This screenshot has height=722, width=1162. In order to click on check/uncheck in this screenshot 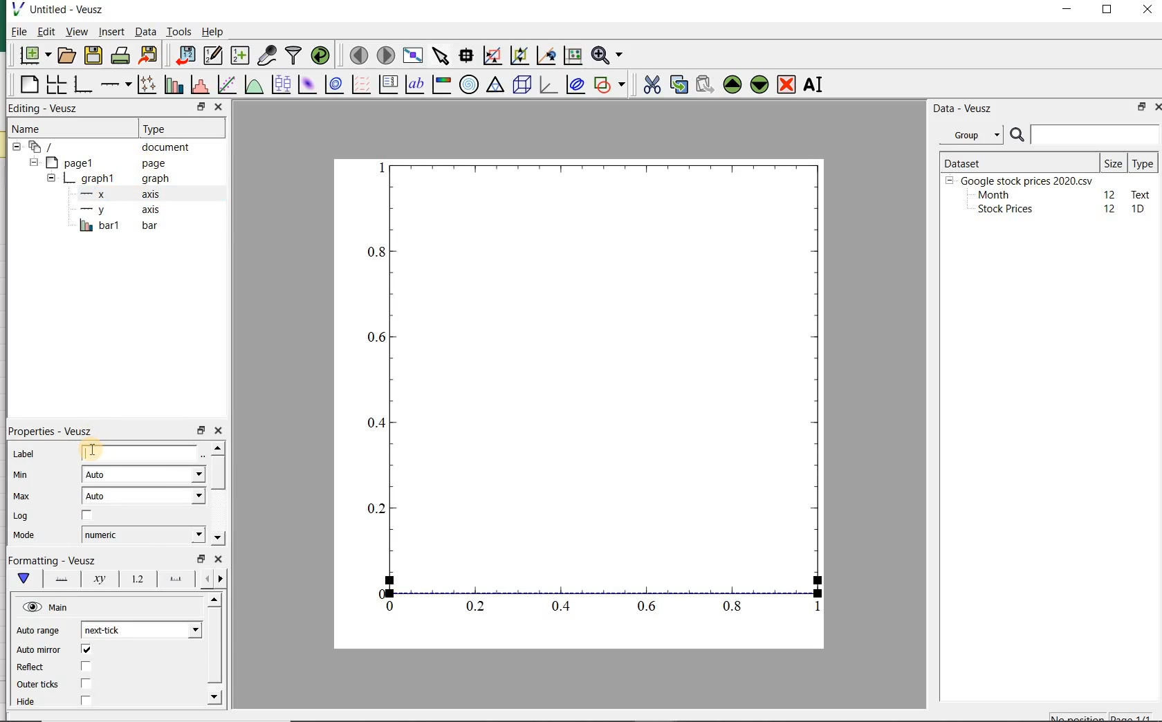, I will do `click(86, 683)`.